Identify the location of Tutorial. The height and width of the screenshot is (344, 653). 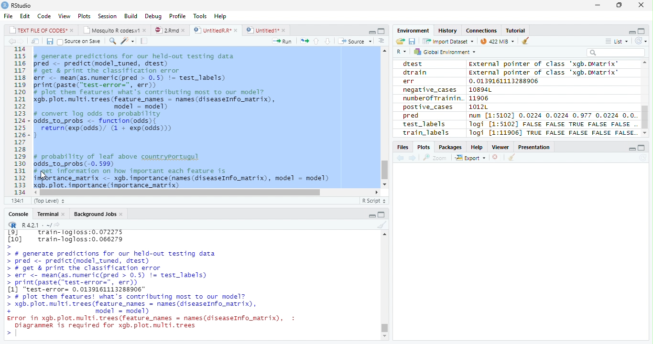
(517, 30).